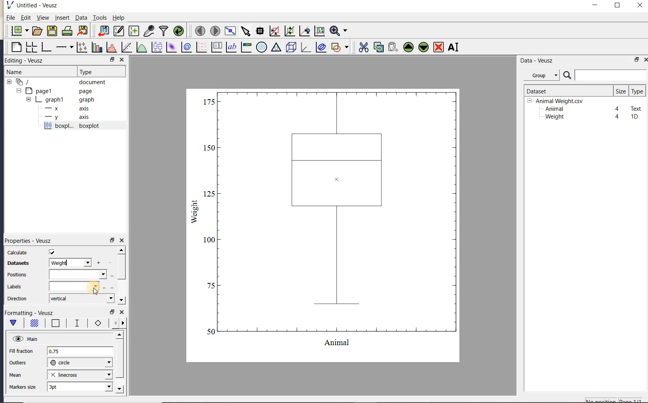 Image resolution: width=648 pixels, height=403 pixels. I want to click on direction, so click(18, 298).